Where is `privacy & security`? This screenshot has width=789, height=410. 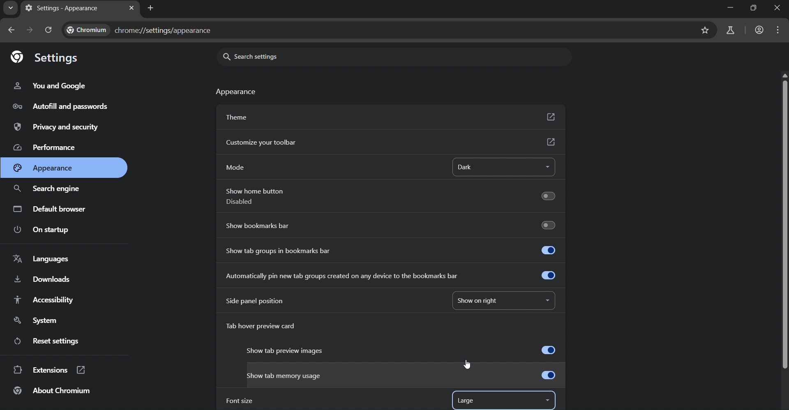
privacy & security is located at coordinates (57, 128).